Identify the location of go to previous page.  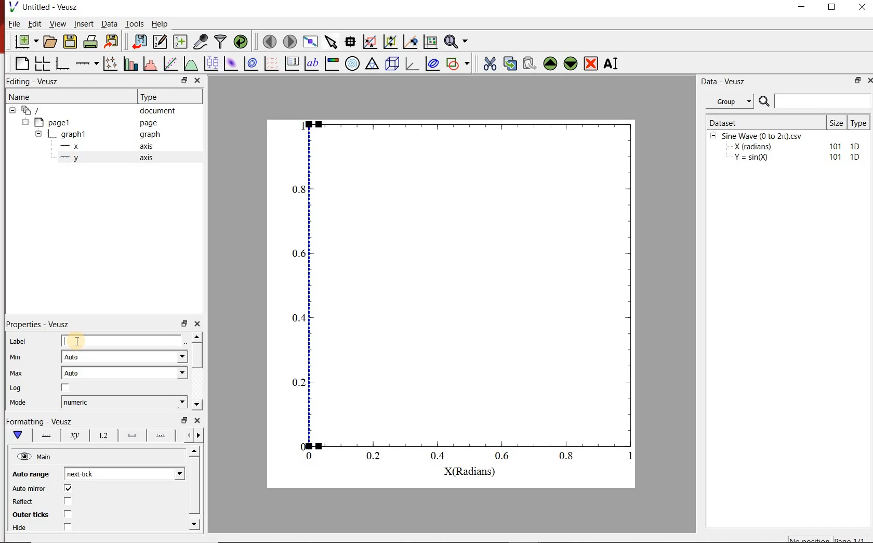
(269, 41).